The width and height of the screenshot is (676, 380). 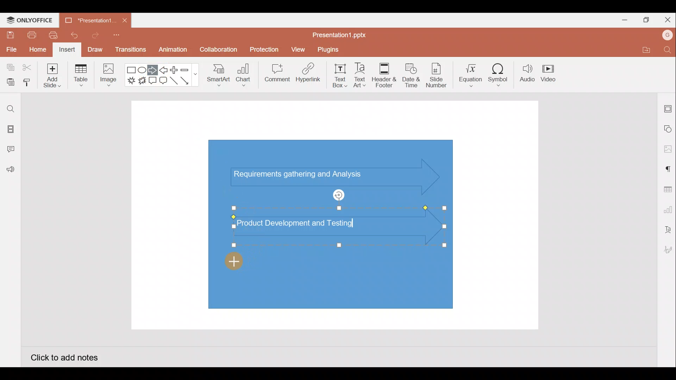 What do you see at coordinates (27, 68) in the screenshot?
I see `Cut` at bounding box center [27, 68].